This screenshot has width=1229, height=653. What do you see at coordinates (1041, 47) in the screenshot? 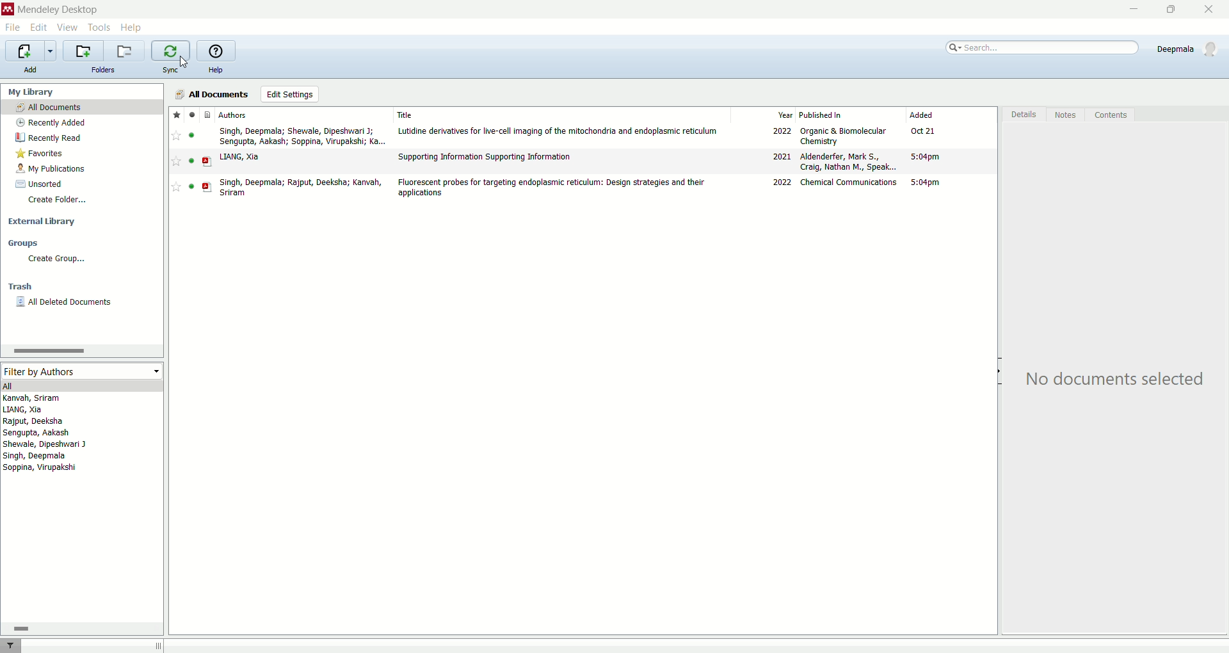
I see `search` at bounding box center [1041, 47].